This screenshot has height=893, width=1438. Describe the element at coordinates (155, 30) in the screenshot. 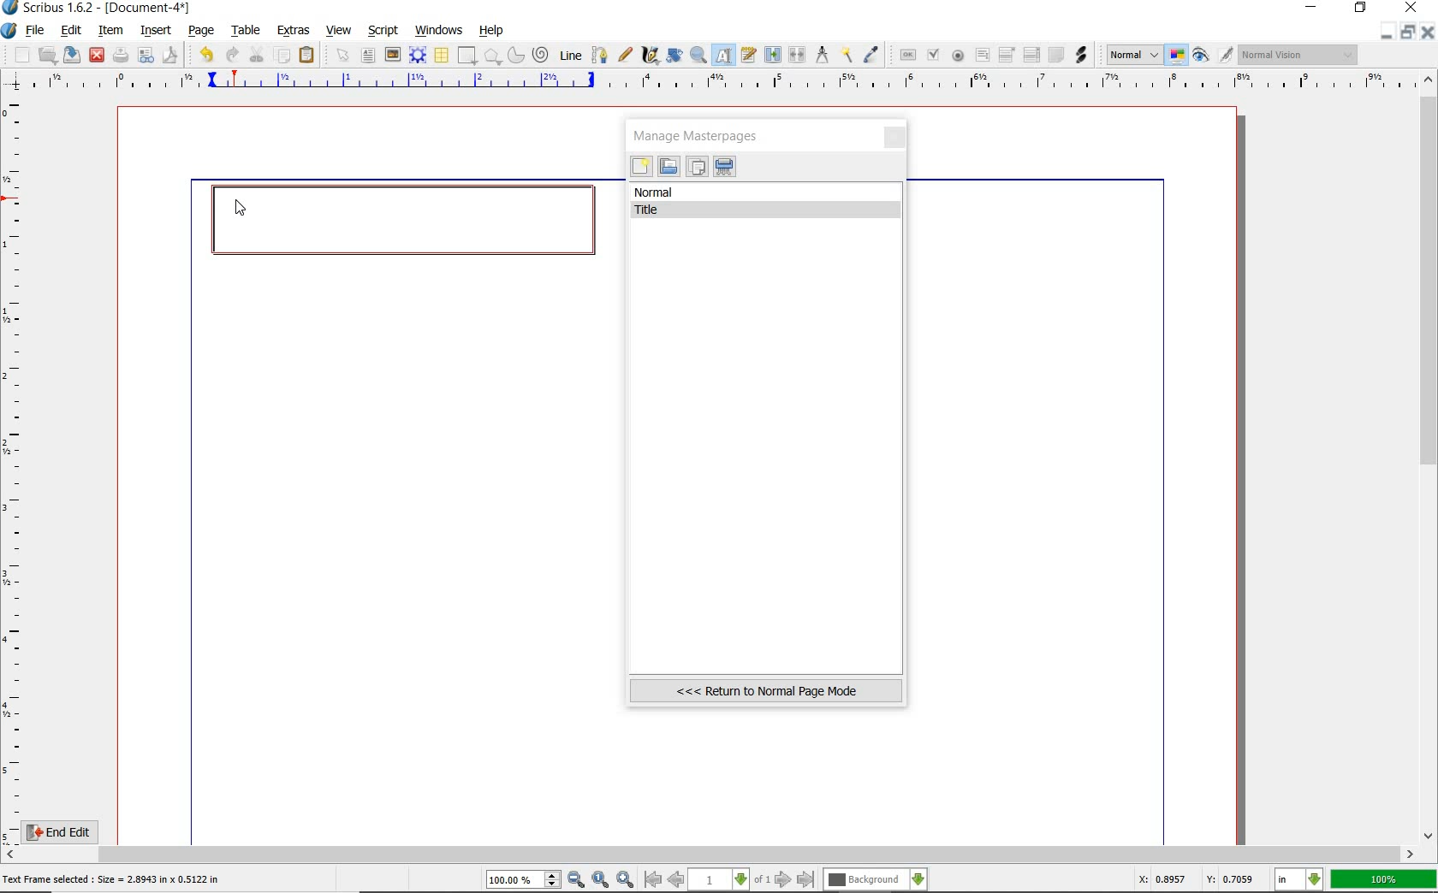

I see `insert` at that location.